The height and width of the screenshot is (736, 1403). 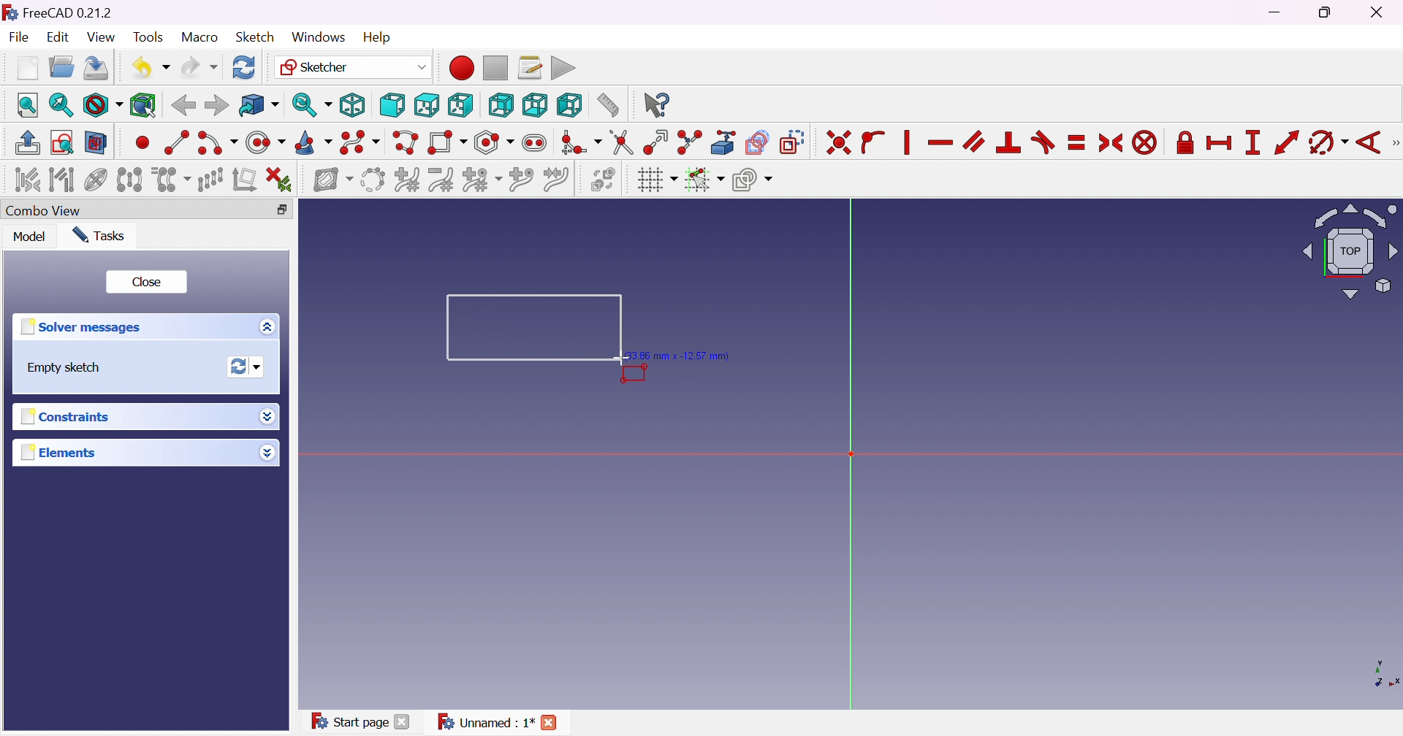 What do you see at coordinates (1078, 144) in the screenshot?
I see `Constrain equal` at bounding box center [1078, 144].